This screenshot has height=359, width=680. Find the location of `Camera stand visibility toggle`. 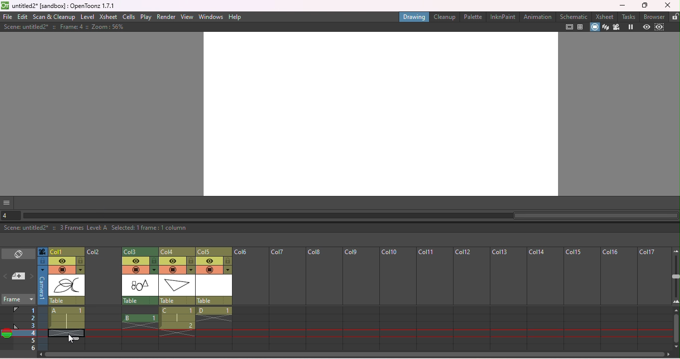

Camera stand visibility toggle is located at coordinates (62, 270).